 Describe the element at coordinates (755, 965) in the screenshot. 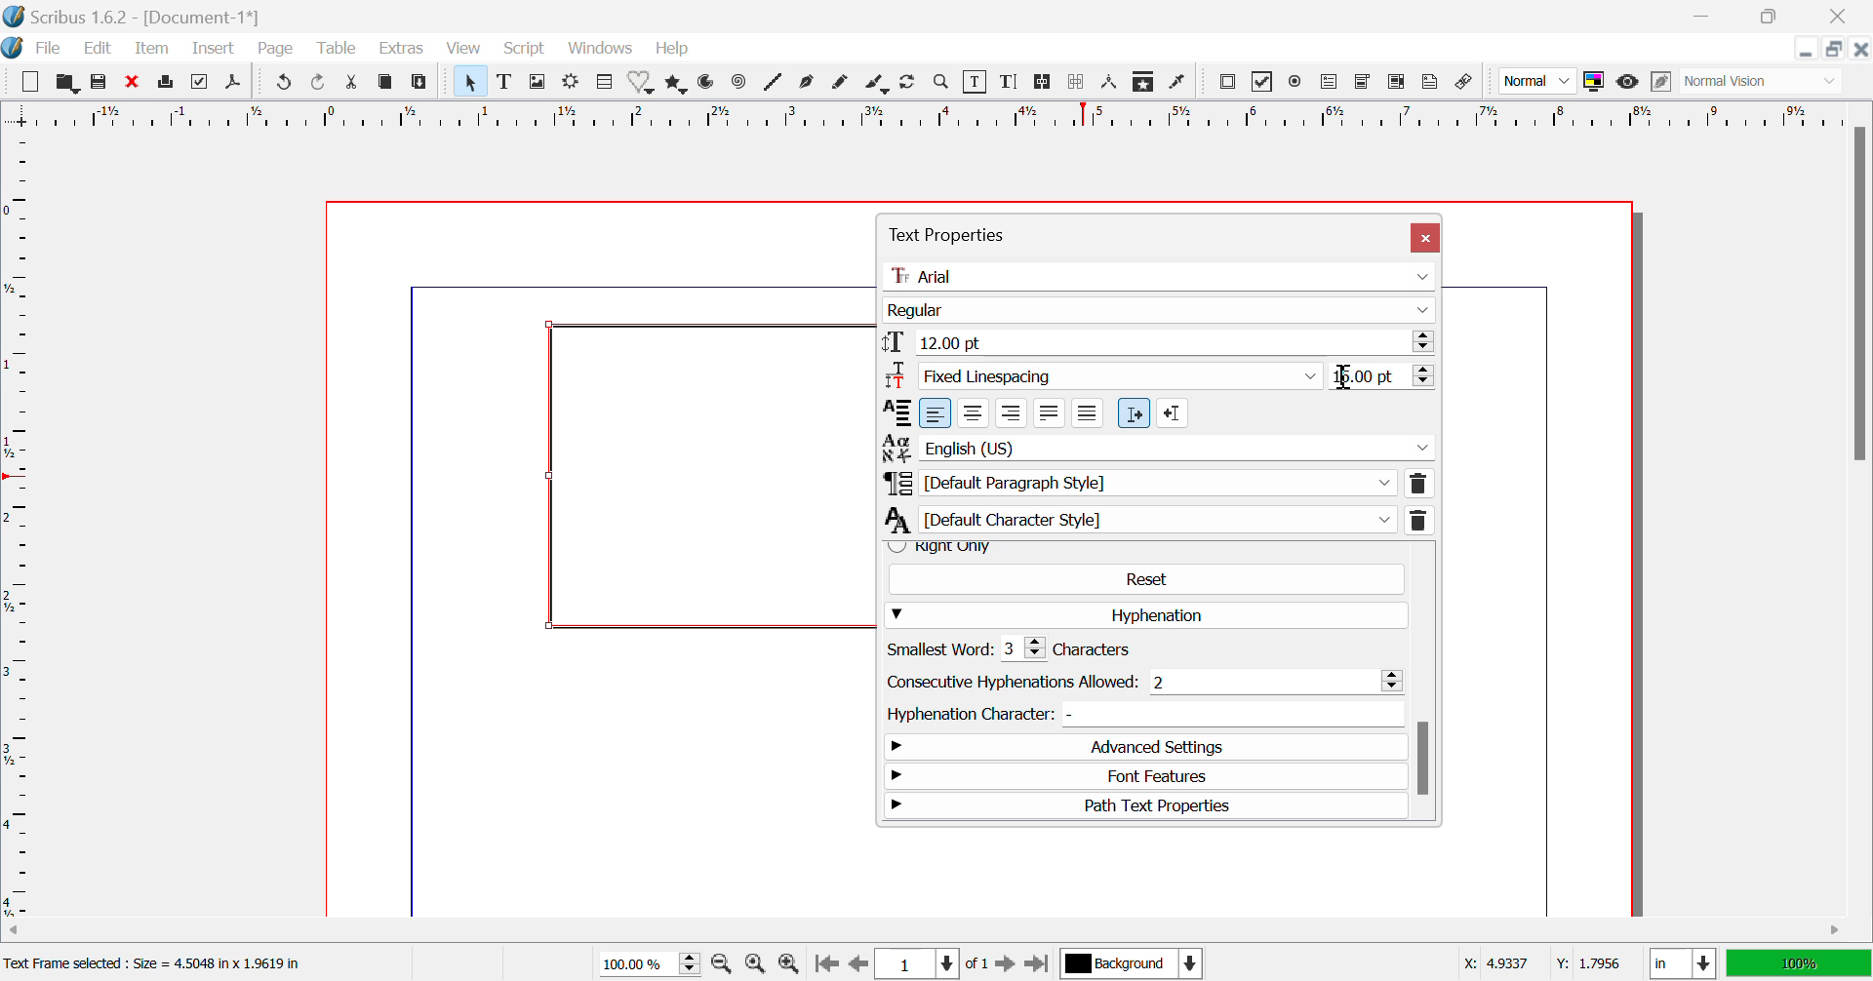

I see `Zoom to 100%` at that location.